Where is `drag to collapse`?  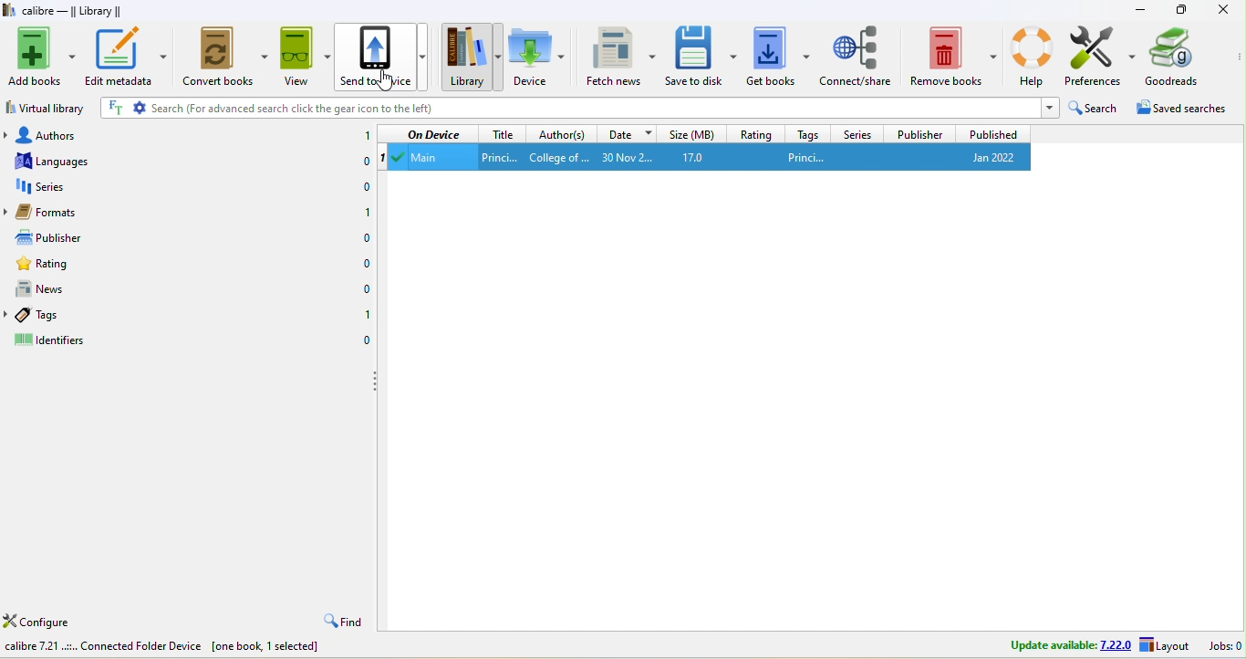 drag to collapse is located at coordinates (372, 385).